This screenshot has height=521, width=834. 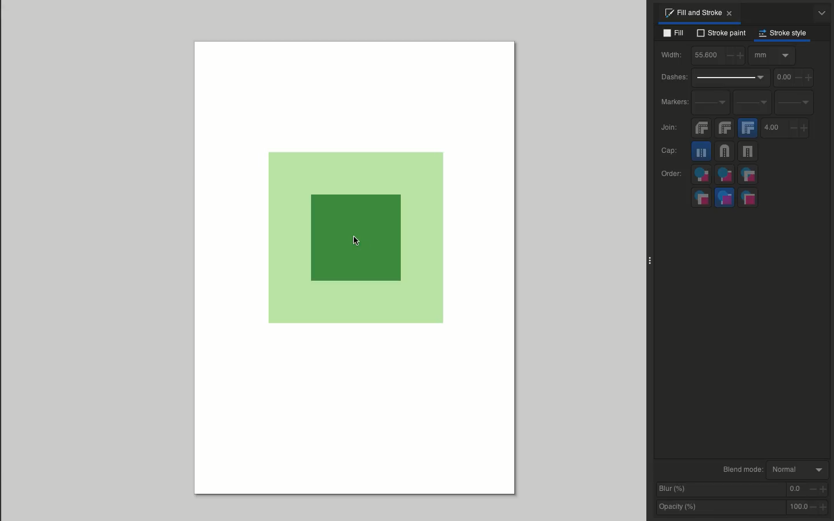 I want to click on Opacity, so click(x=720, y=507).